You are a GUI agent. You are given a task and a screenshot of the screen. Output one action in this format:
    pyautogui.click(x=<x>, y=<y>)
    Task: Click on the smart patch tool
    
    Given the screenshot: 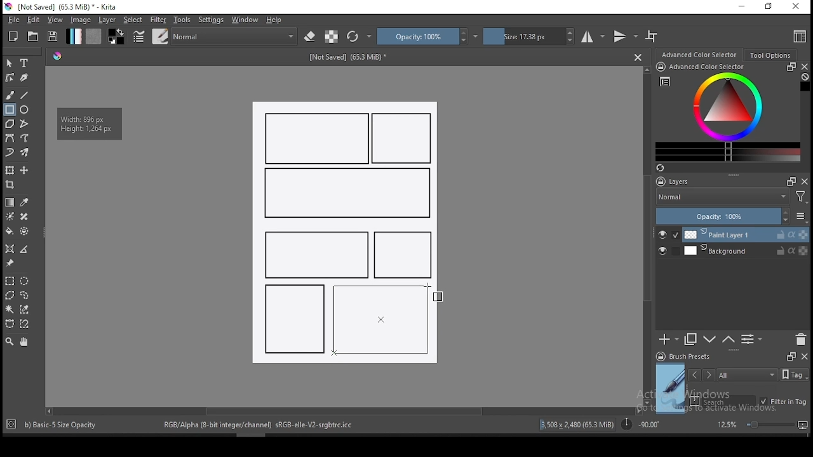 What is the action you would take?
    pyautogui.click(x=24, y=216)
    